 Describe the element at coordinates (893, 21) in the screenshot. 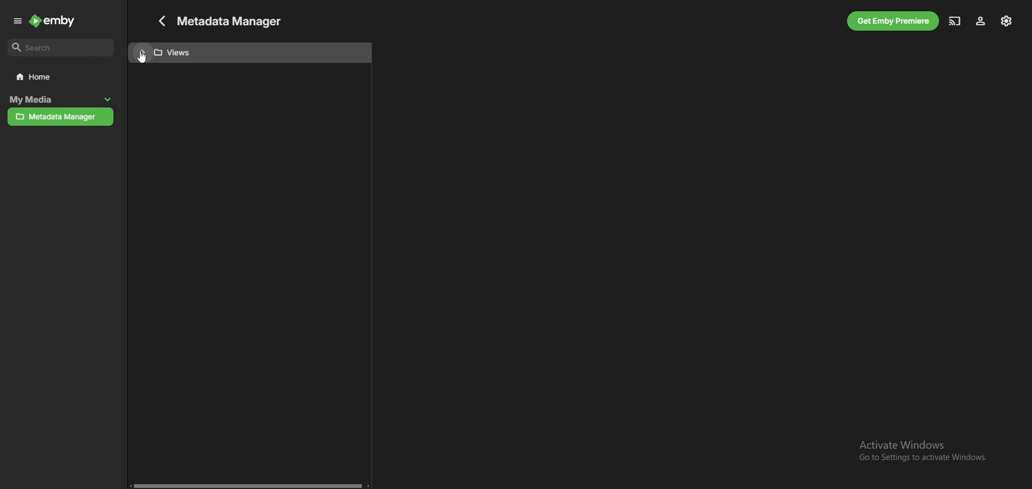

I see `get premiere` at that location.